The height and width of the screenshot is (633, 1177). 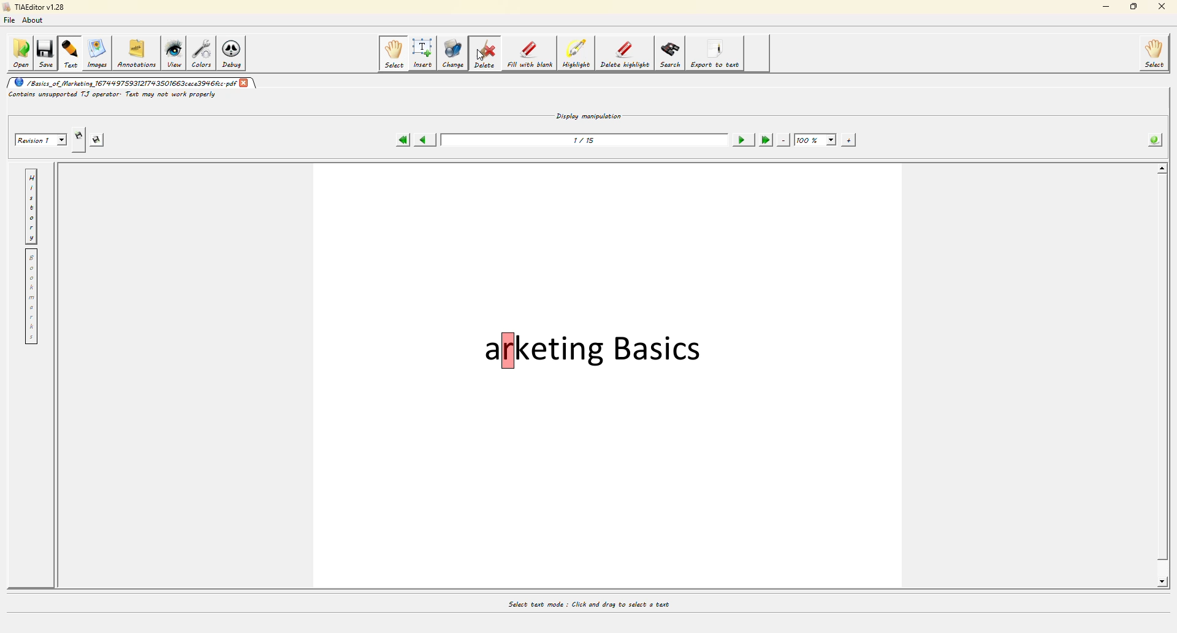 I want to click on open, so click(x=20, y=53).